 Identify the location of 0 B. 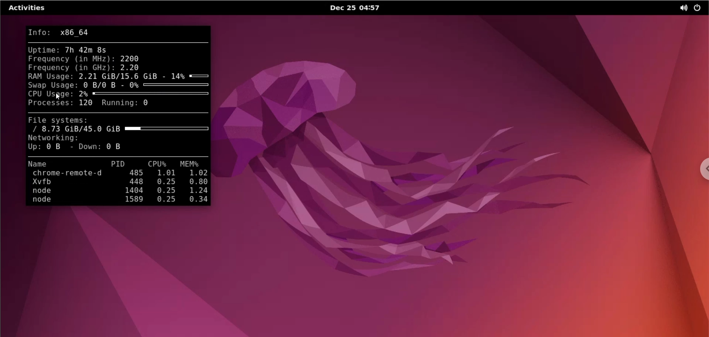
(115, 147).